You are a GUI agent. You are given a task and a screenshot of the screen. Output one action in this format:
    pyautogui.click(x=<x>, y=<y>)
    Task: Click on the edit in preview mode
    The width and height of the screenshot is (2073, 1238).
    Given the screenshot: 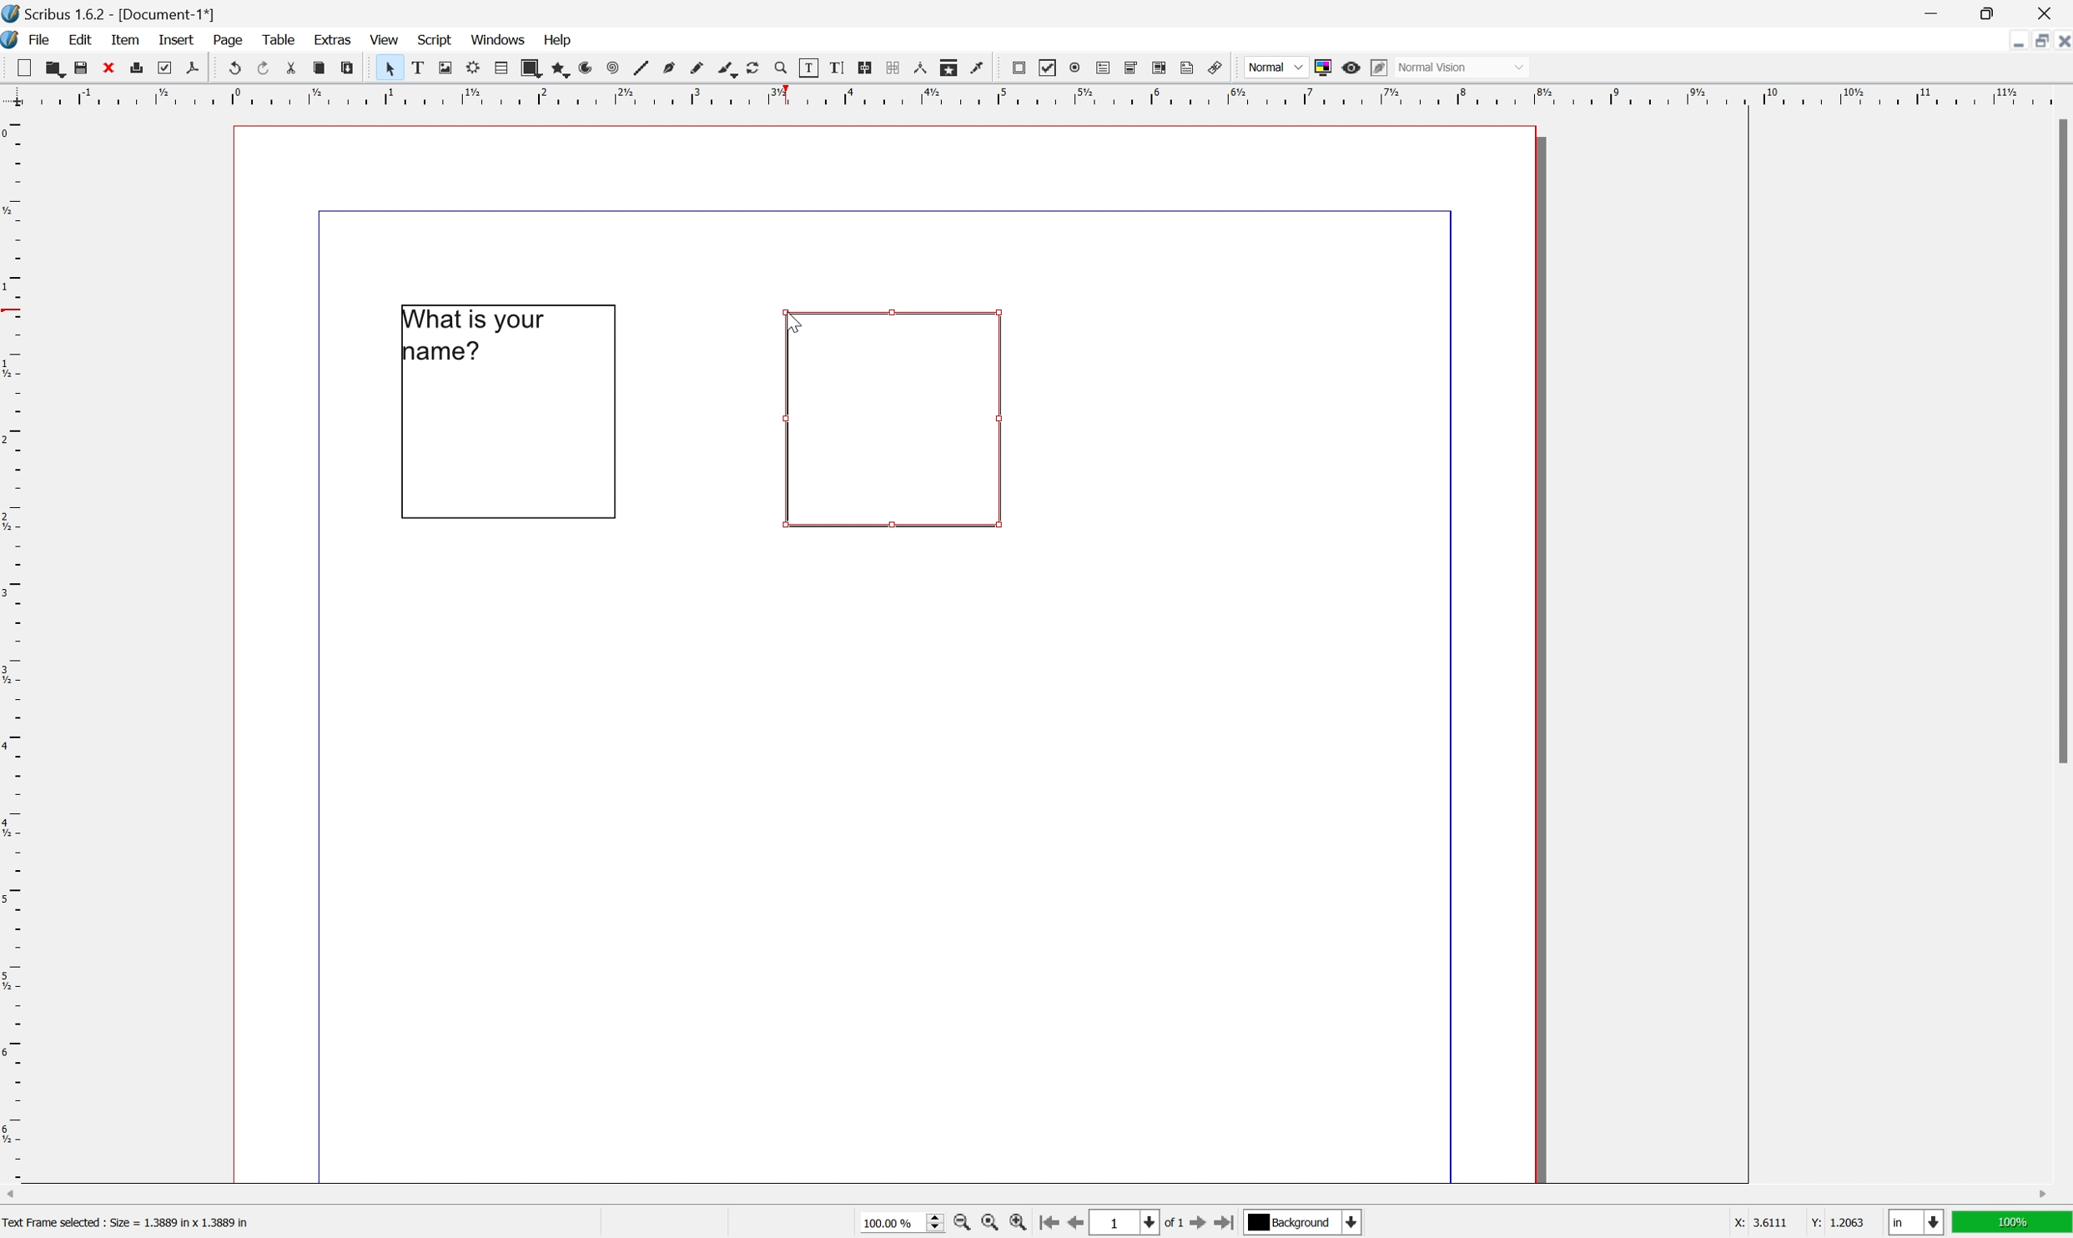 What is the action you would take?
    pyautogui.click(x=1377, y=67)
    